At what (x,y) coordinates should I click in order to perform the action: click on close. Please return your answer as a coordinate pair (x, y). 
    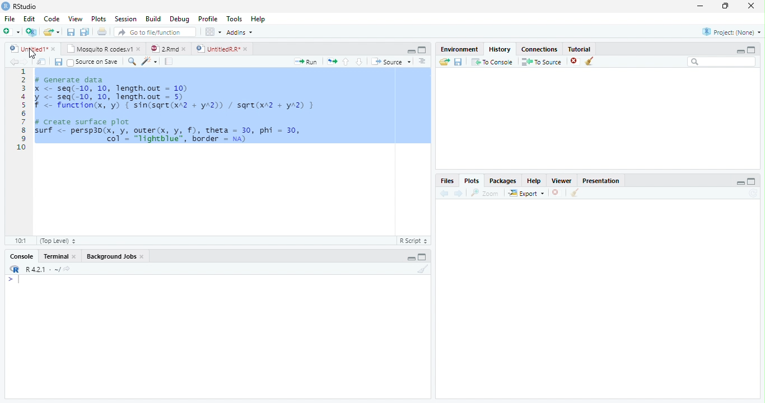
    Looking at the image, I should click on (245, 49).